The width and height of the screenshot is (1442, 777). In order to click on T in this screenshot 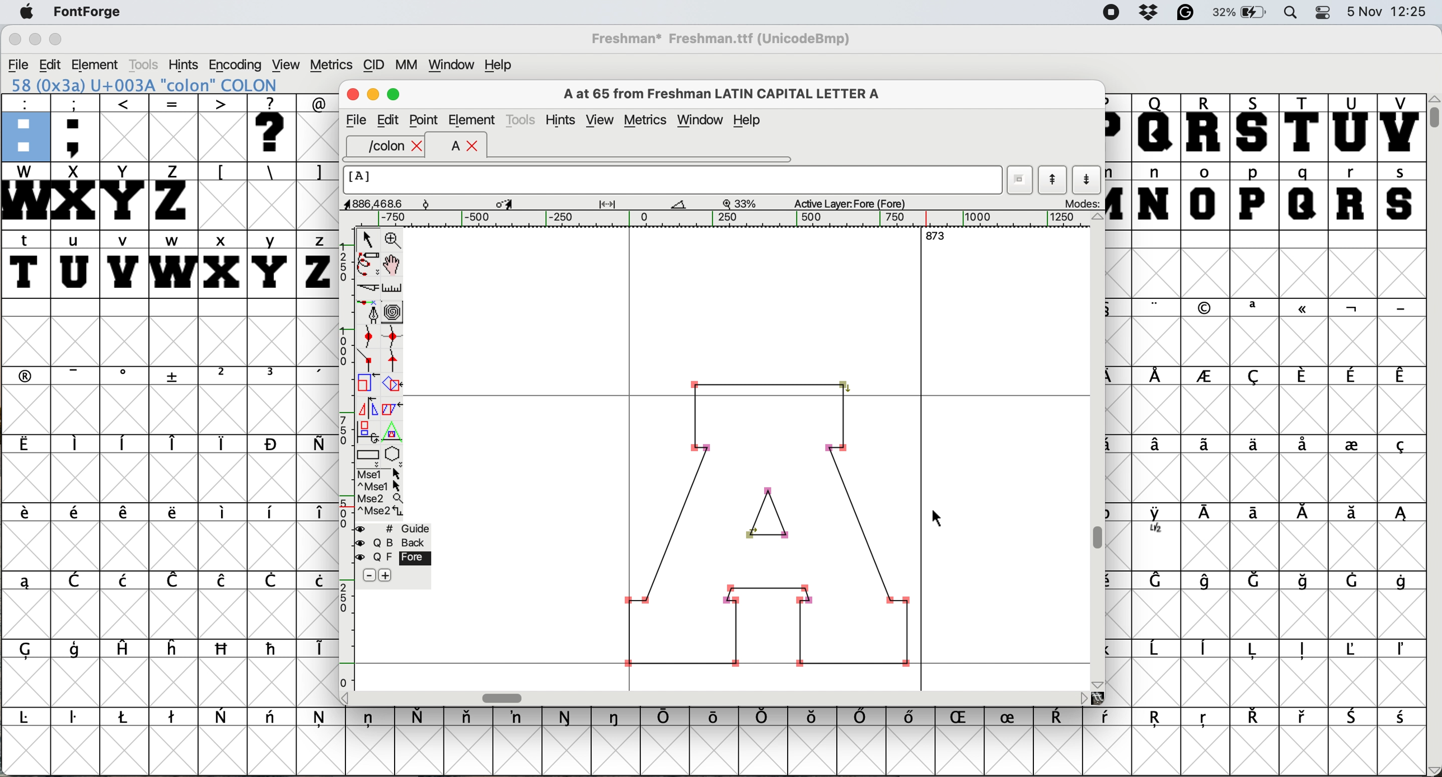, I will do `click(1301, 127)`.